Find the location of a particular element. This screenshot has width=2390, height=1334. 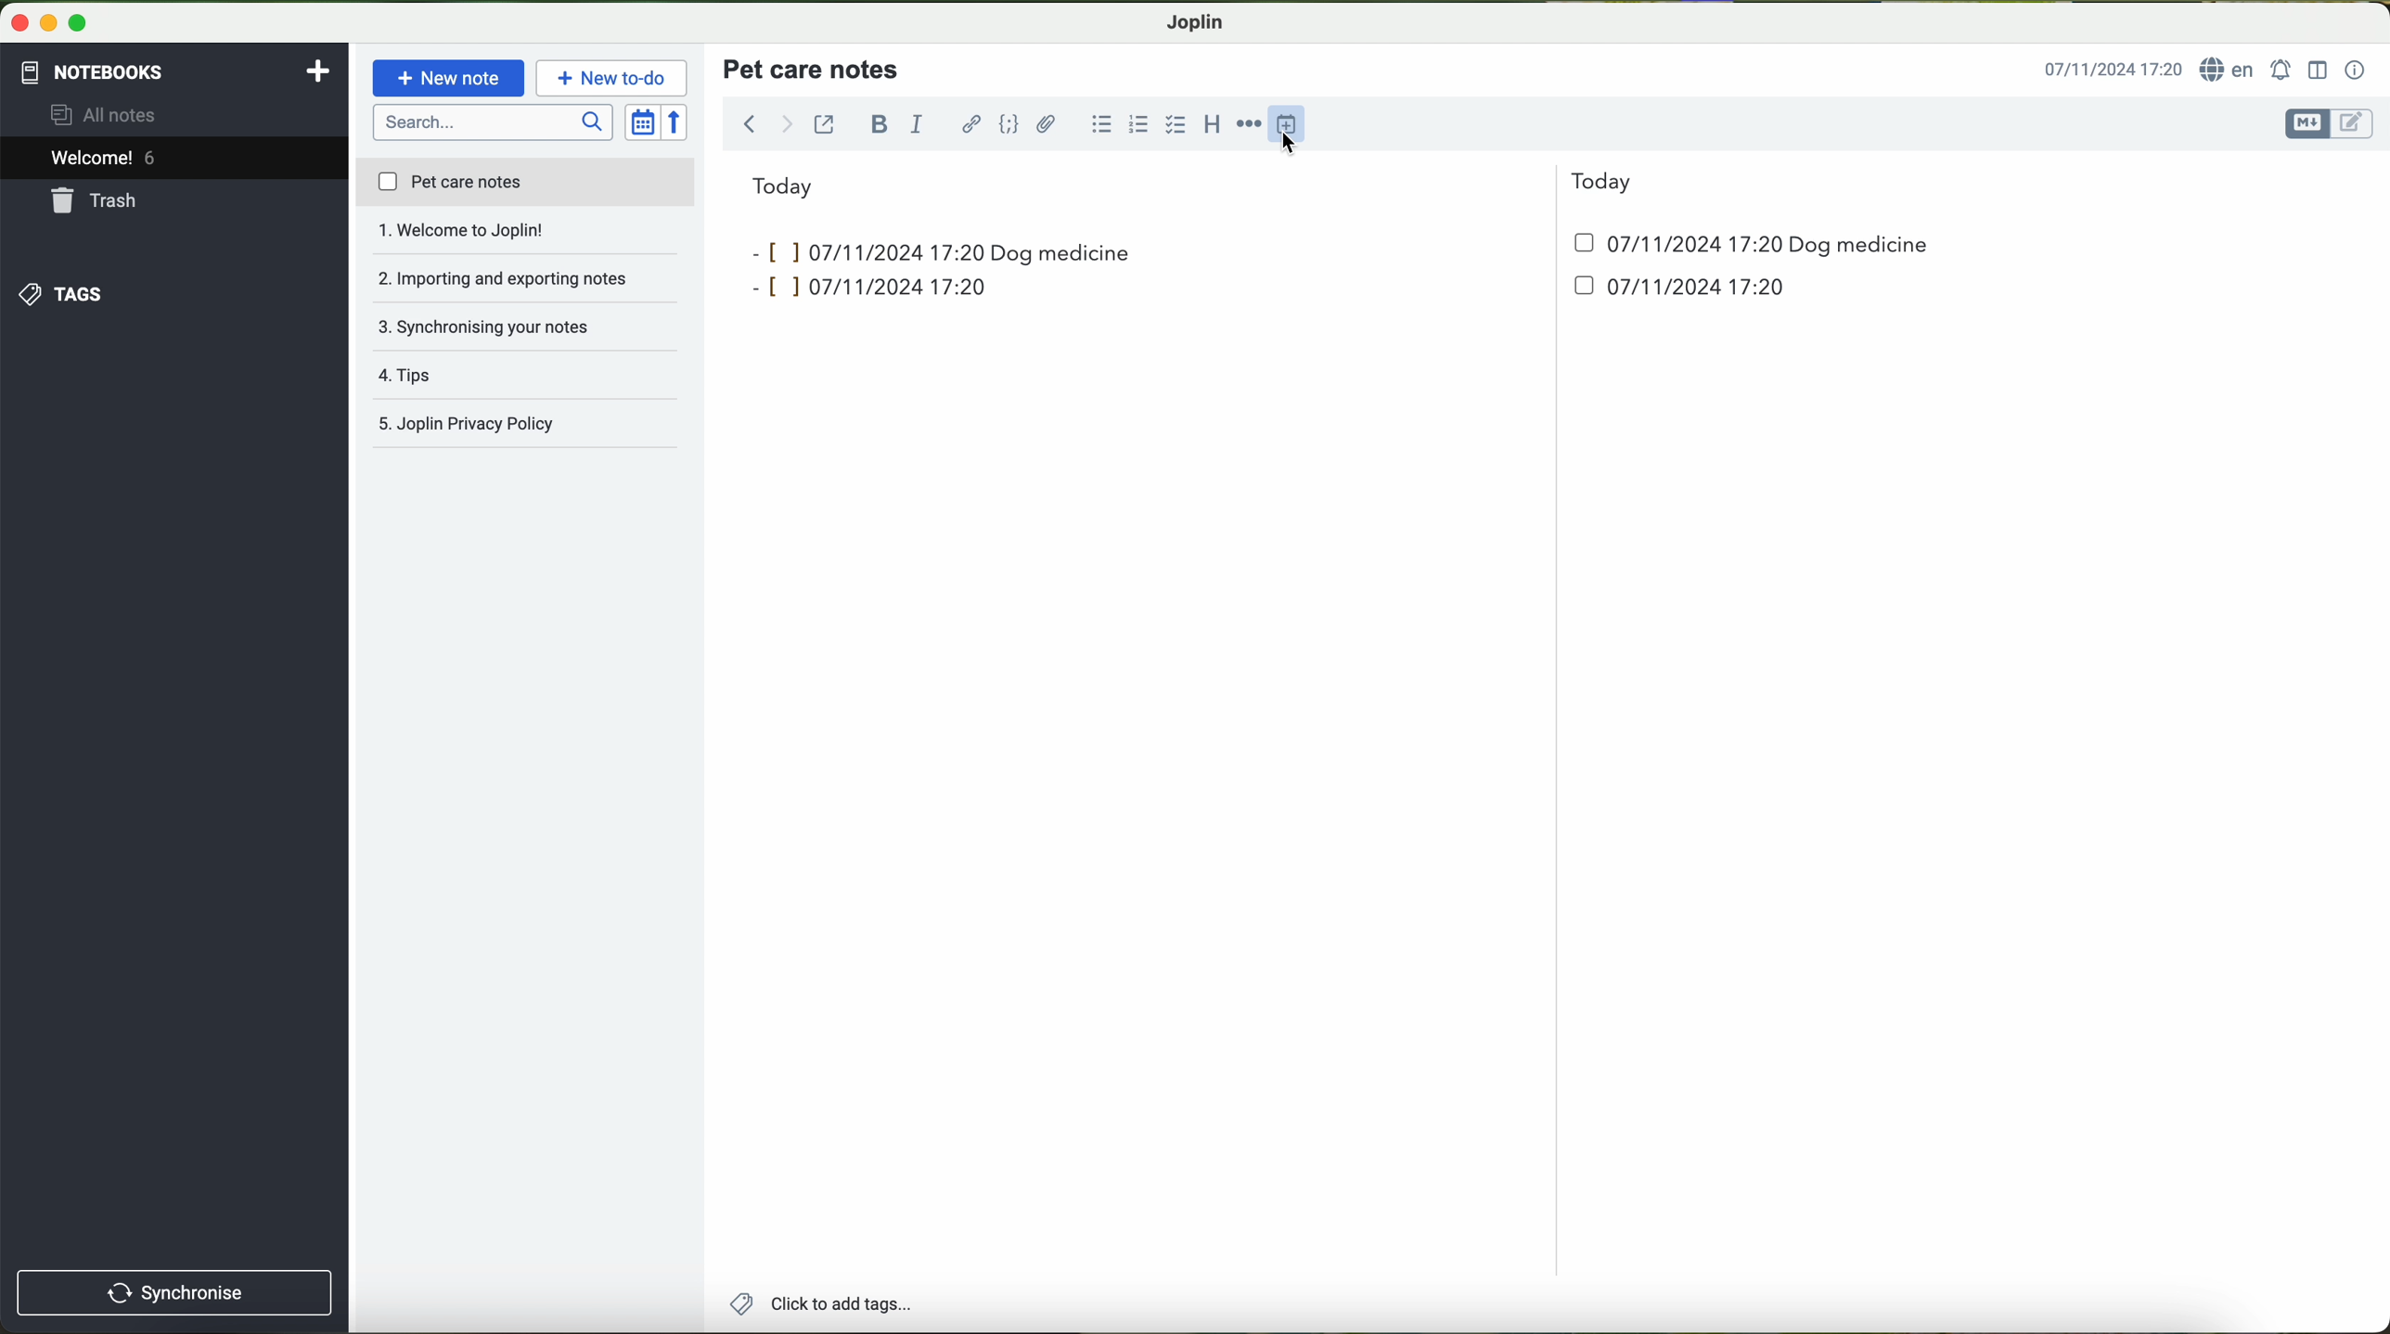

bold is located at coordinates (880, 123).